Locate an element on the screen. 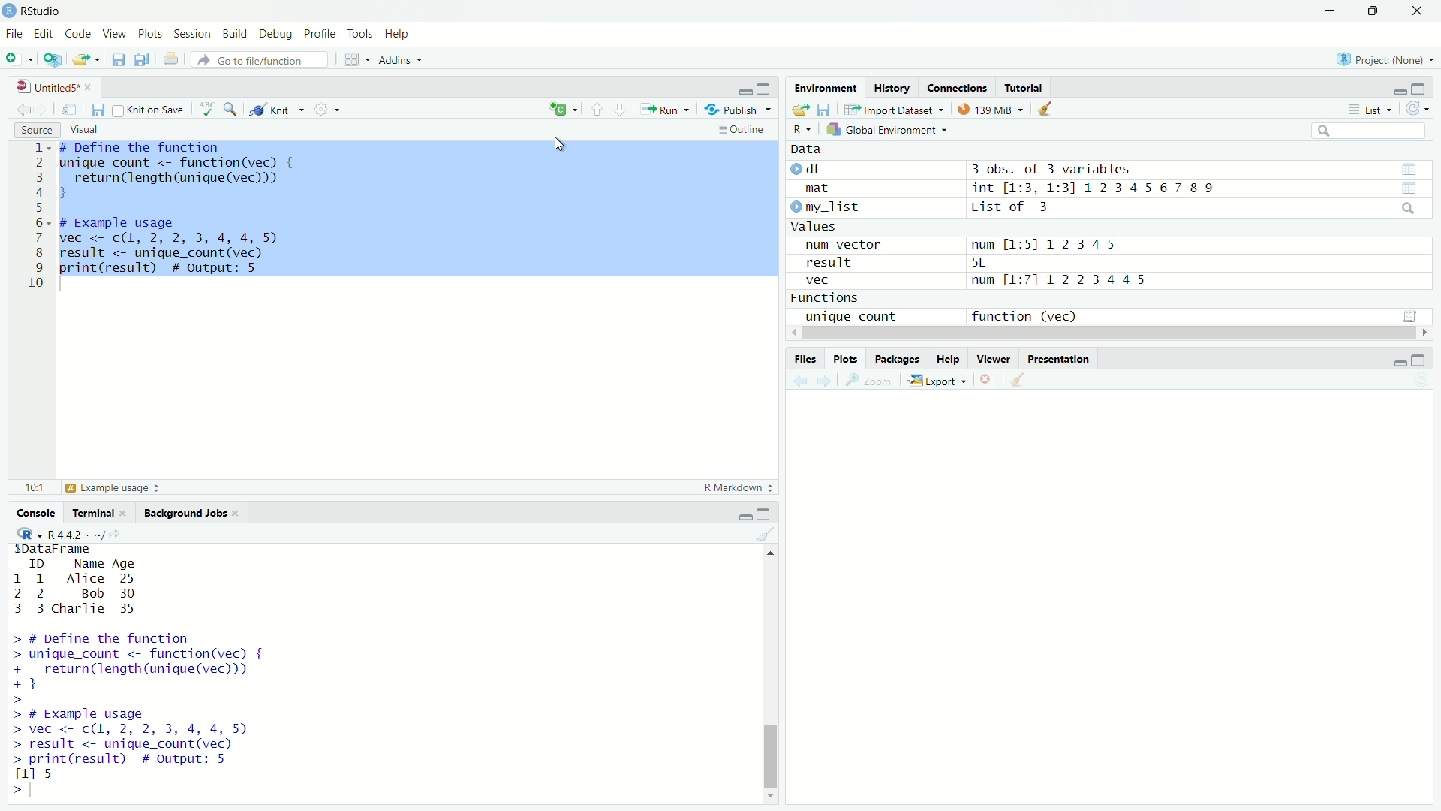 This screenshot has height=811, width=1441. R Markdown is located at coordinates (735, 489).